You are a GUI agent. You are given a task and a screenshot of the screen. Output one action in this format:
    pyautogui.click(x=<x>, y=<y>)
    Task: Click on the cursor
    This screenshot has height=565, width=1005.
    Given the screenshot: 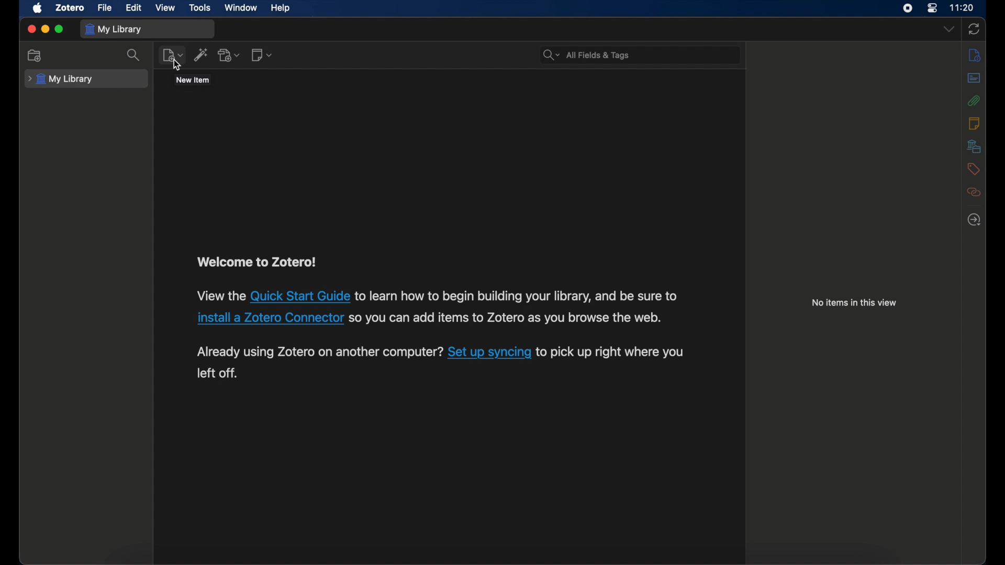 What is the action you would take?
    pyautogui.click(x=177, y=65)
    